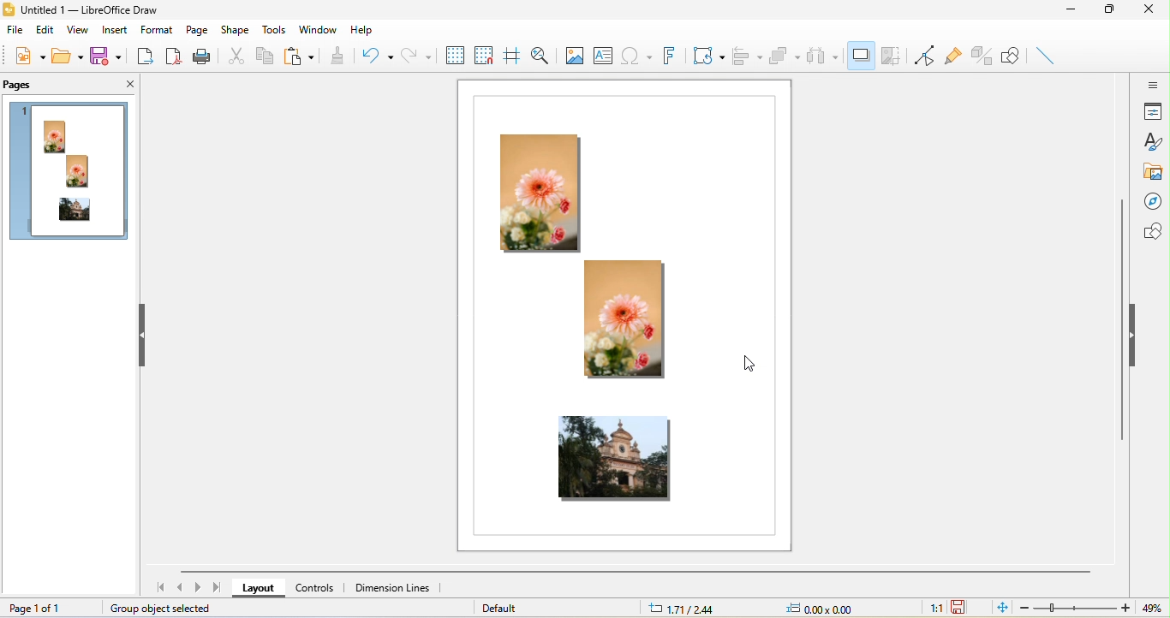  What do you see at coordinates (45, 607) in the screenshot?
I see `page 1 of 1` at bounding box center [45, 607].